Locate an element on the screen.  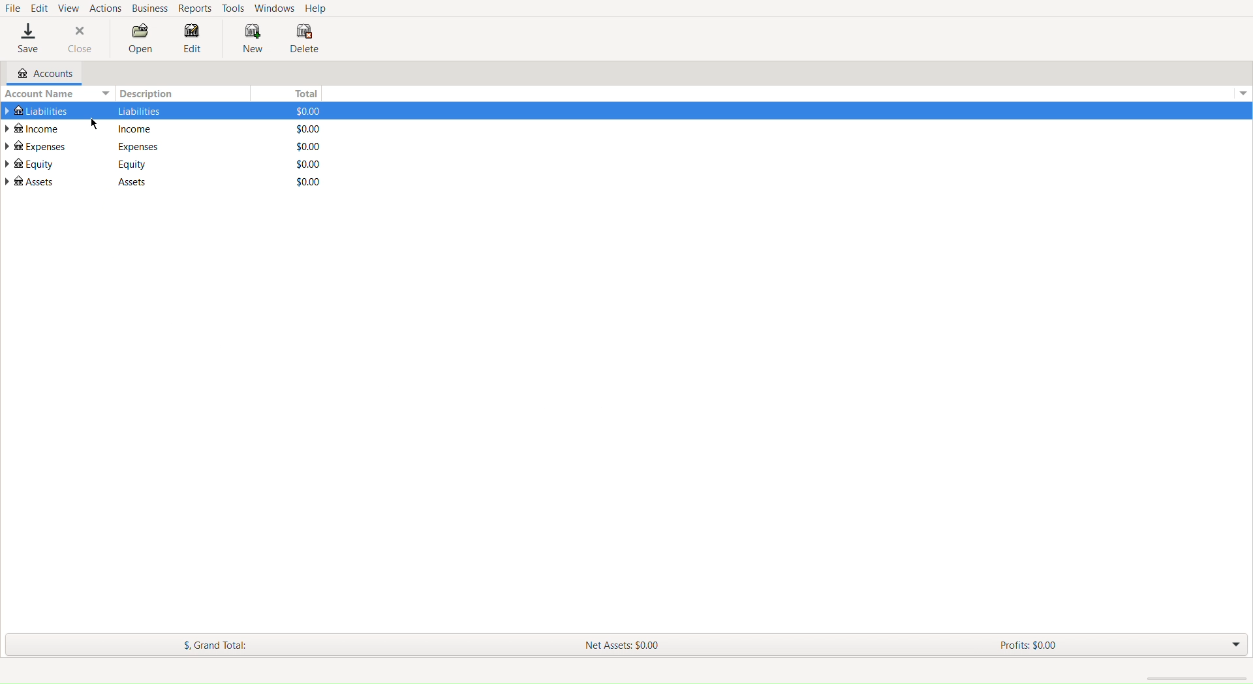
Drop Down is located at coordinates (1241, 94).